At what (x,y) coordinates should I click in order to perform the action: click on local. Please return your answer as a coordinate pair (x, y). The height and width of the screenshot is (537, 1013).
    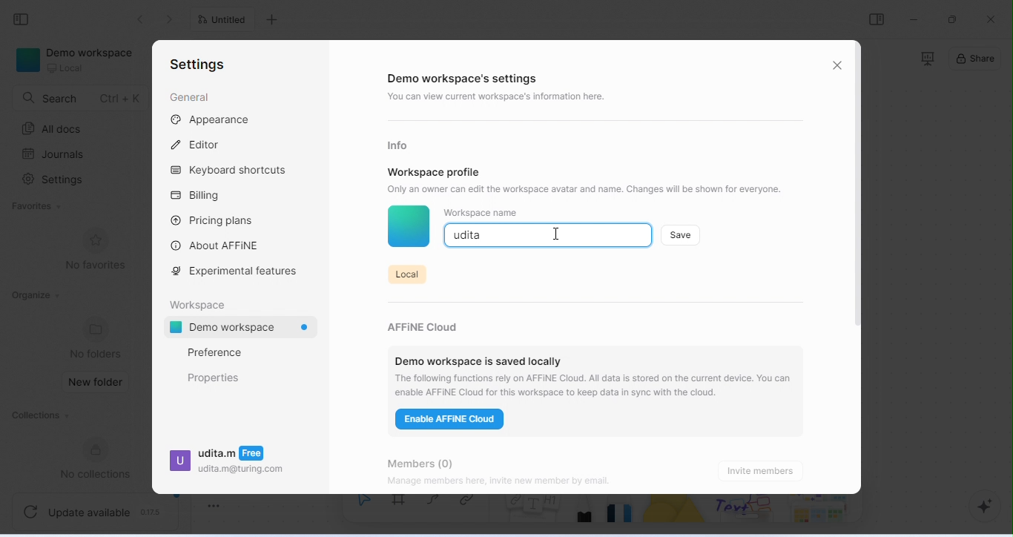
    Looking at the image, I should click on (406, 273).